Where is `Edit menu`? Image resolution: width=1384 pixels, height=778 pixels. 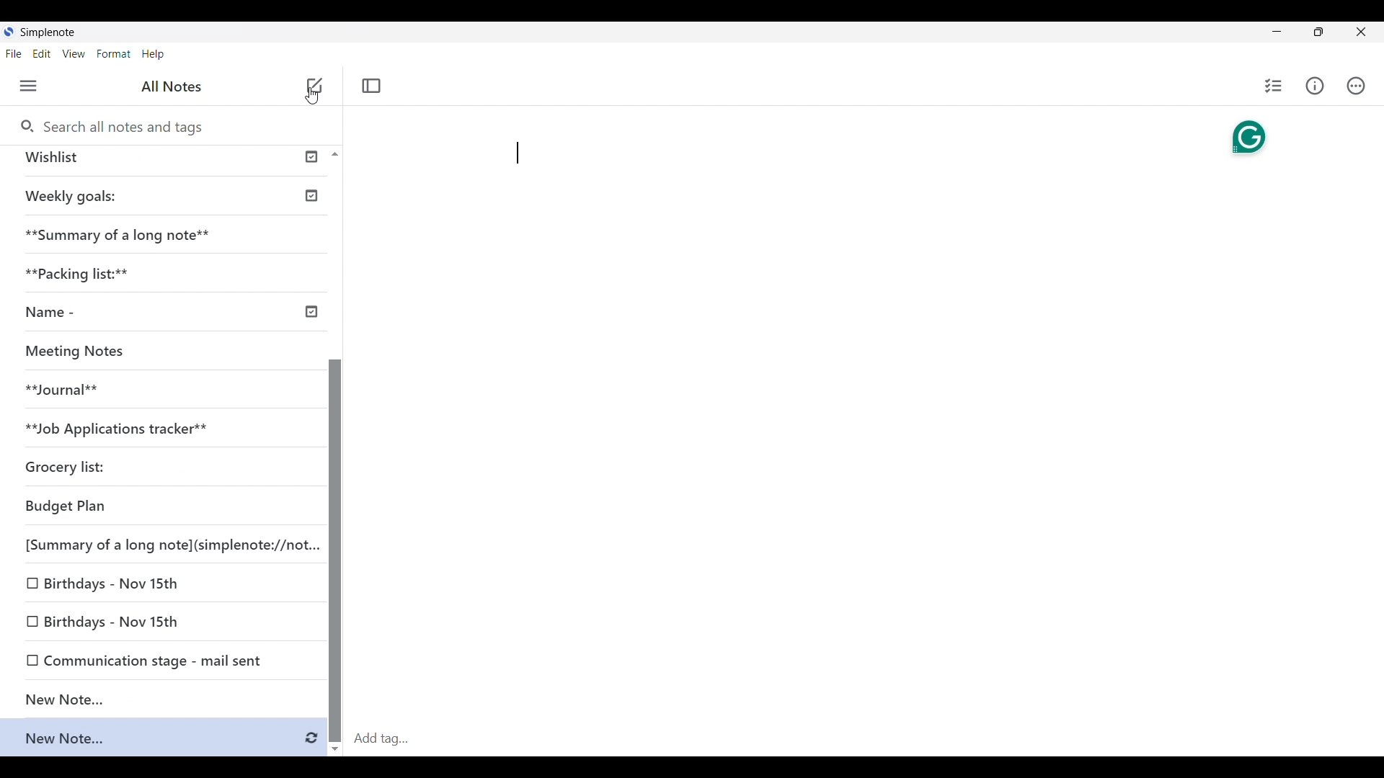
Edit menu is located at coordinates (42, 54).